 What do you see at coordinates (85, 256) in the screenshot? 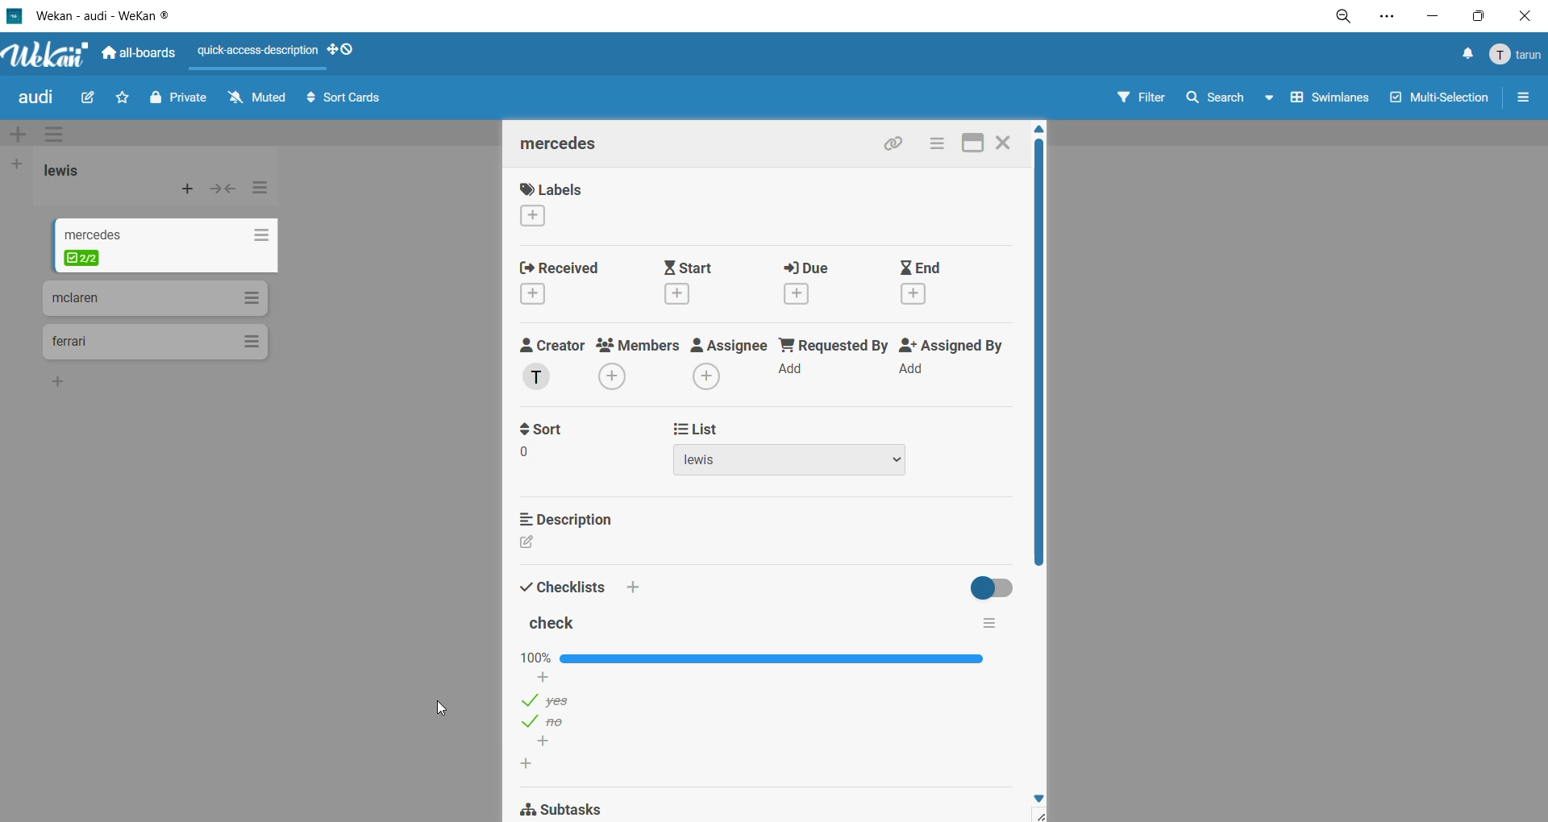
I see `checklist completed` at bounding box center [85, 256].